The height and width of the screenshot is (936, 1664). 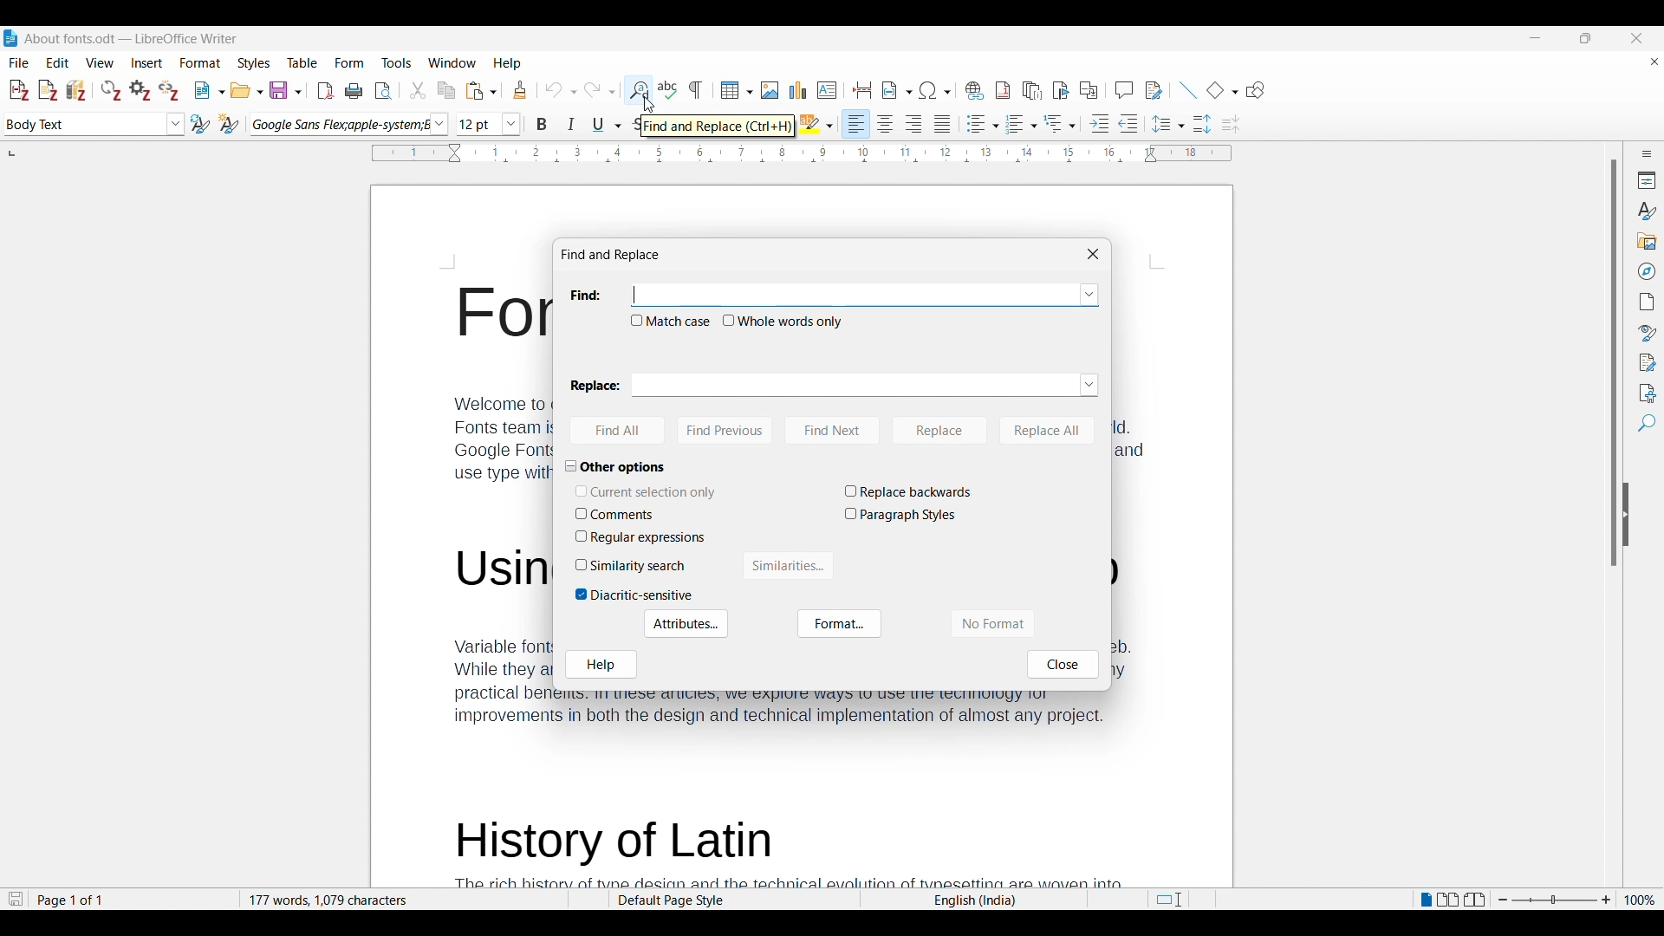 What do you see at coordinates (686, 624) in the screenshot?
I see `Attributes` at bounding box center [686, 624].